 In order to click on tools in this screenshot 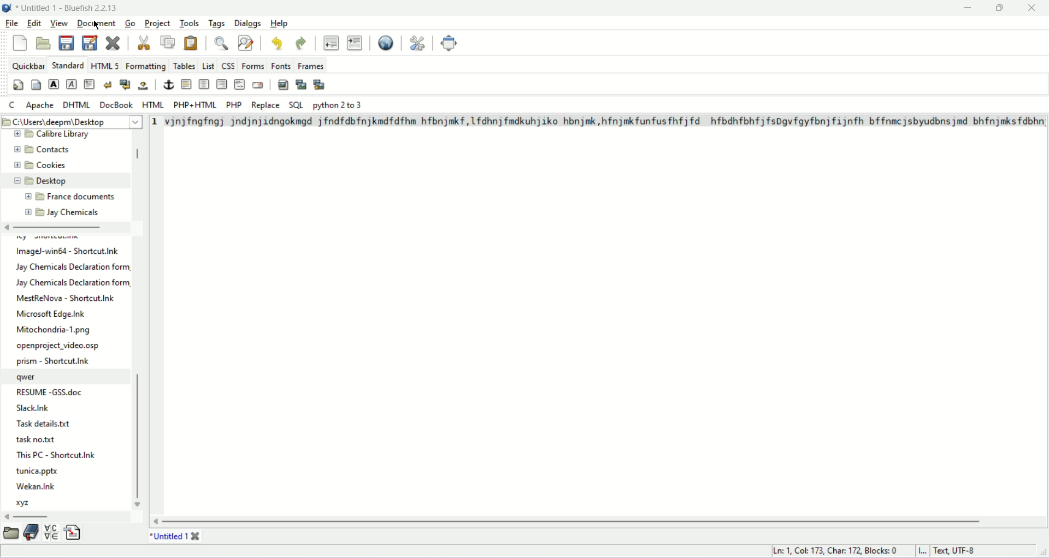, I will do `click(190, 23)`.